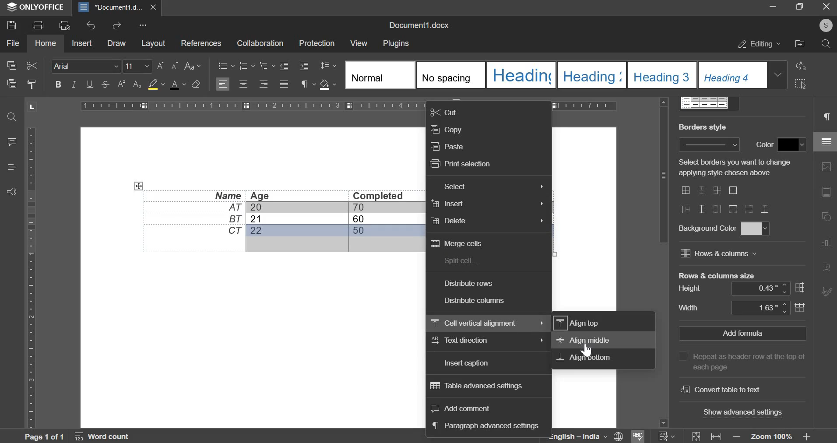 The image size is (837, 443). Describe the element at coordinates (104, 84) in the screenshot. I see `stroke through` at that location.